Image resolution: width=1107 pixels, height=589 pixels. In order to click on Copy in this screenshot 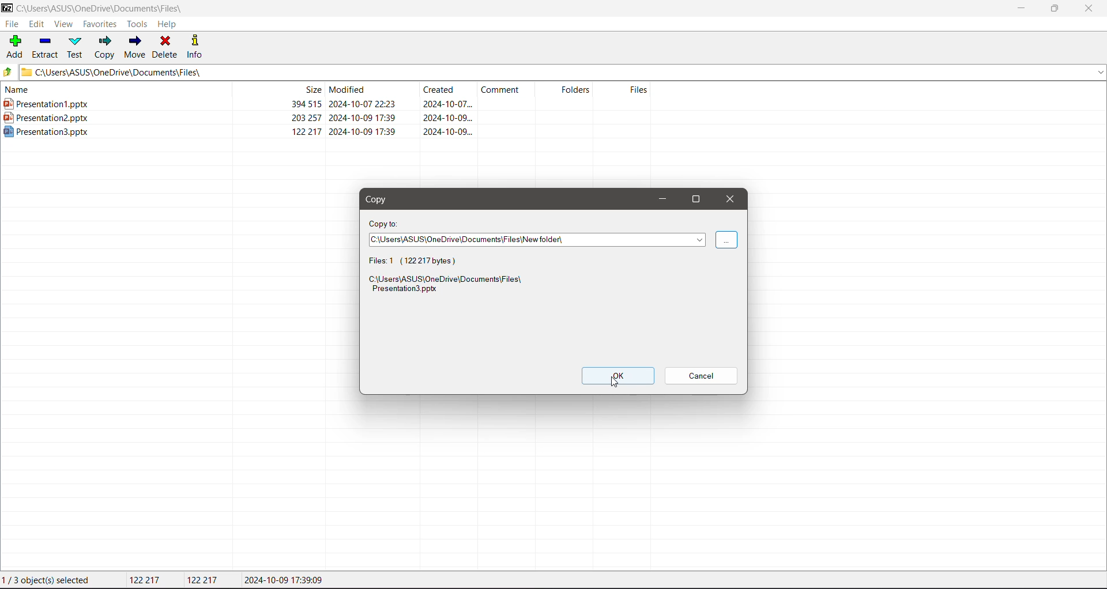, I will do `click(105, 48)`.